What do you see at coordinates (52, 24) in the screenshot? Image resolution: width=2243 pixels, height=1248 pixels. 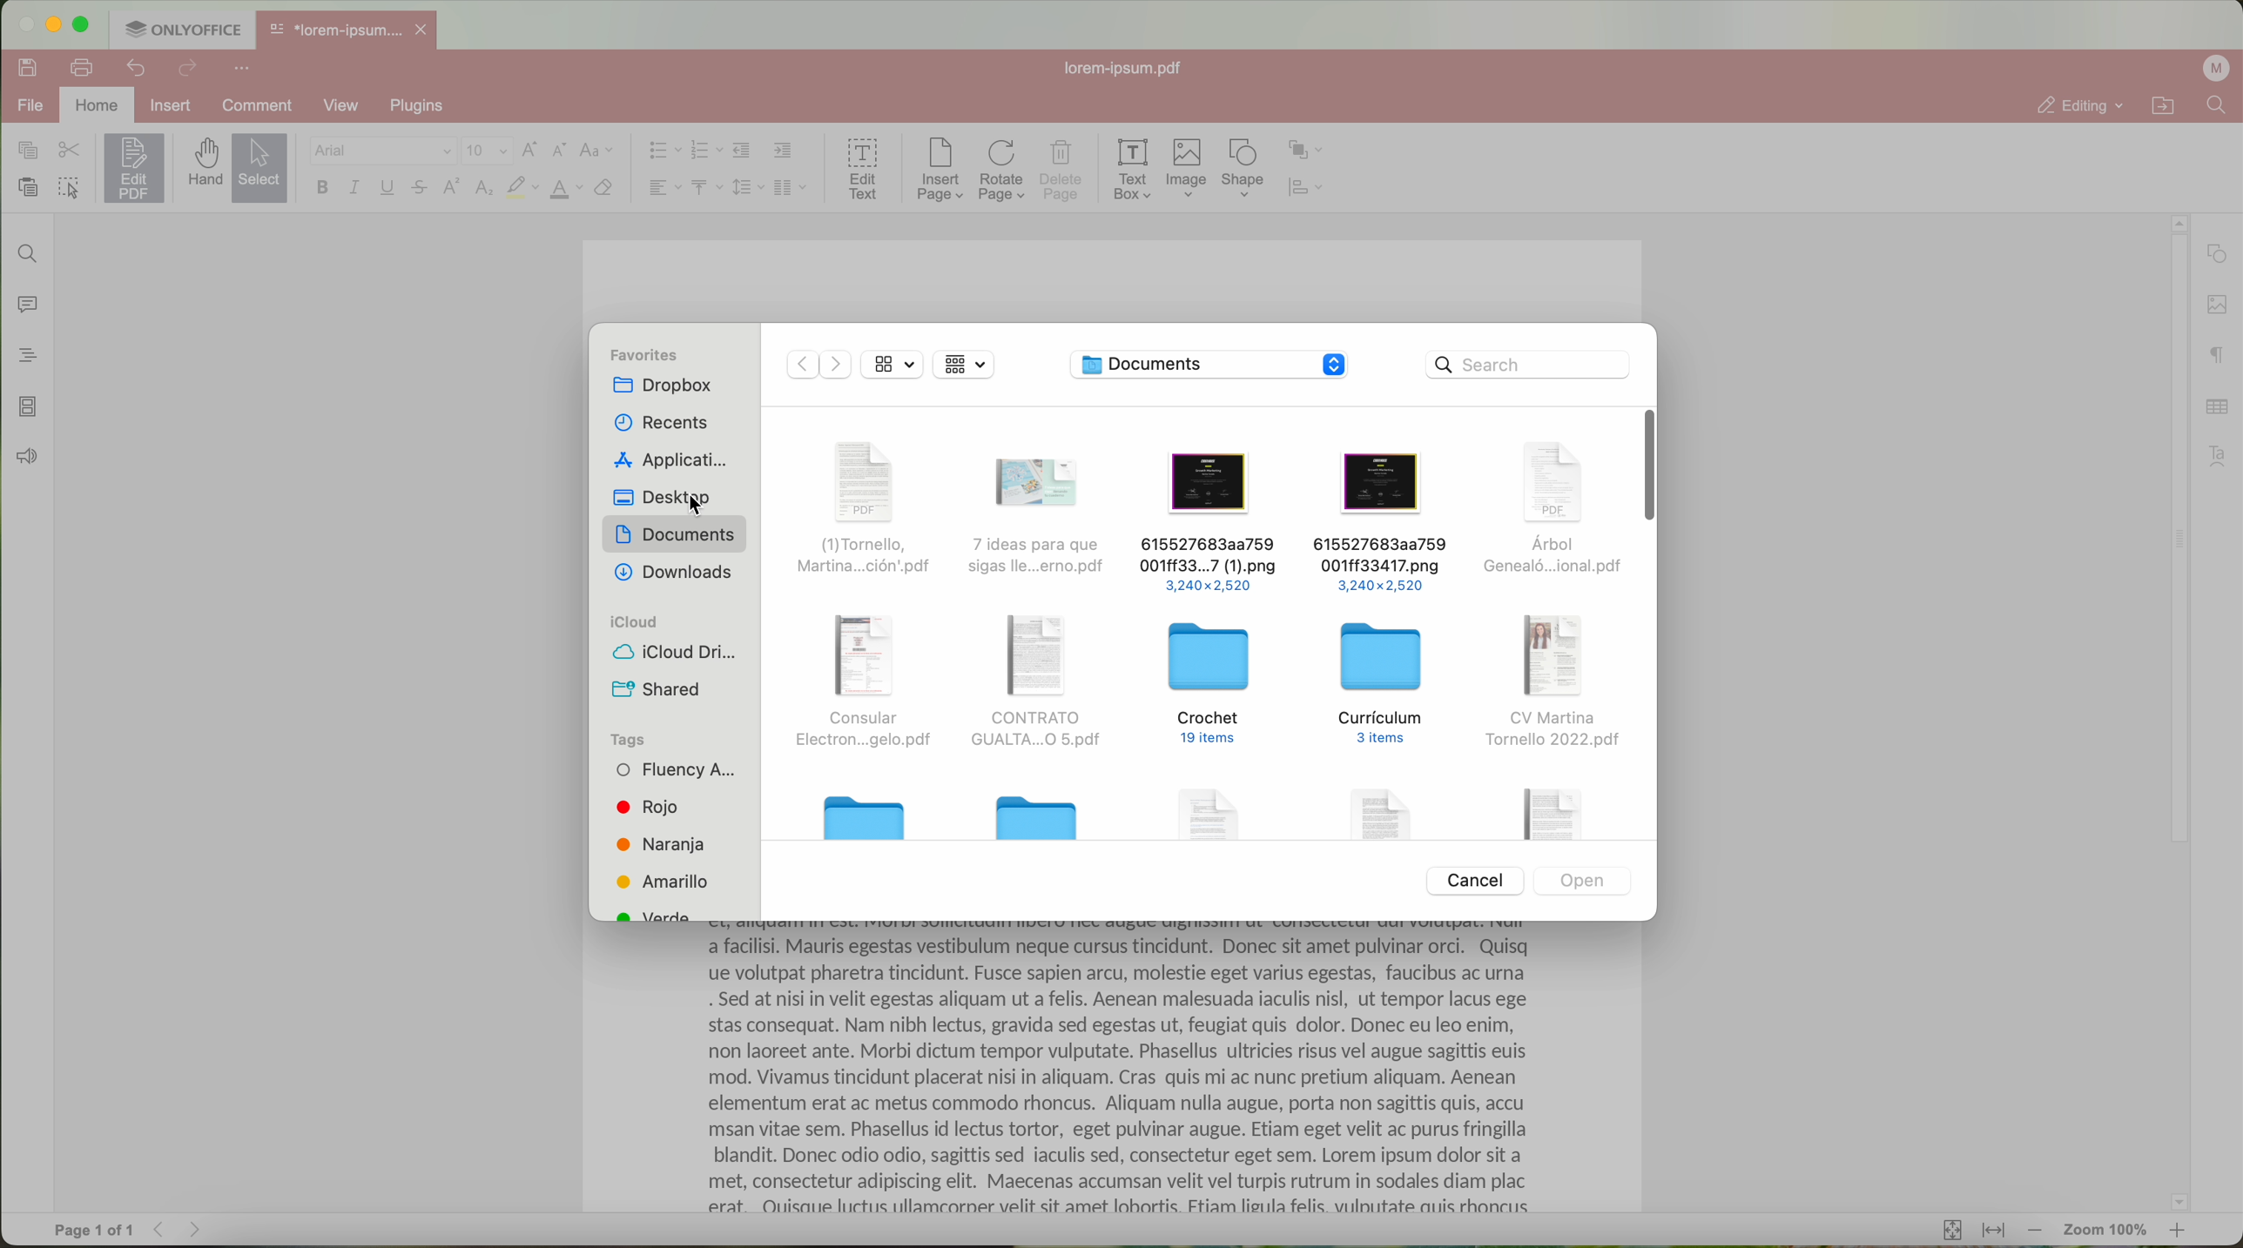 I see `minimize` at bounding box center [52, 24].